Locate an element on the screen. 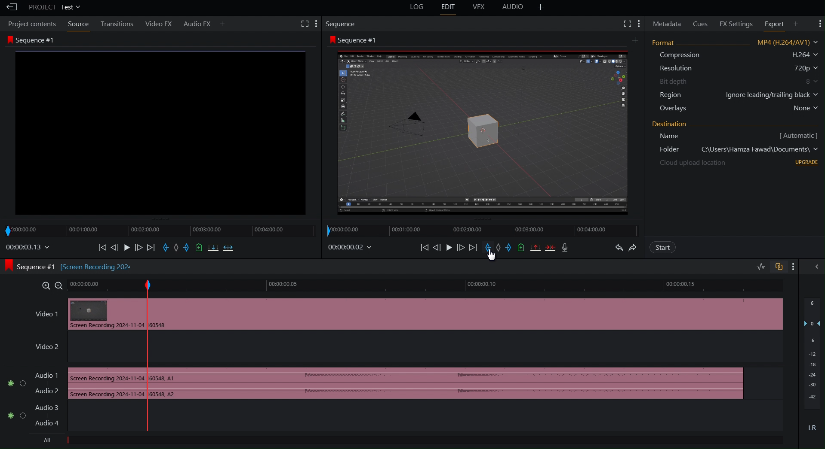 Image resolution: width=825 pixels, height=449 pixels. Exit Marker is located at coordinates (511, 248).